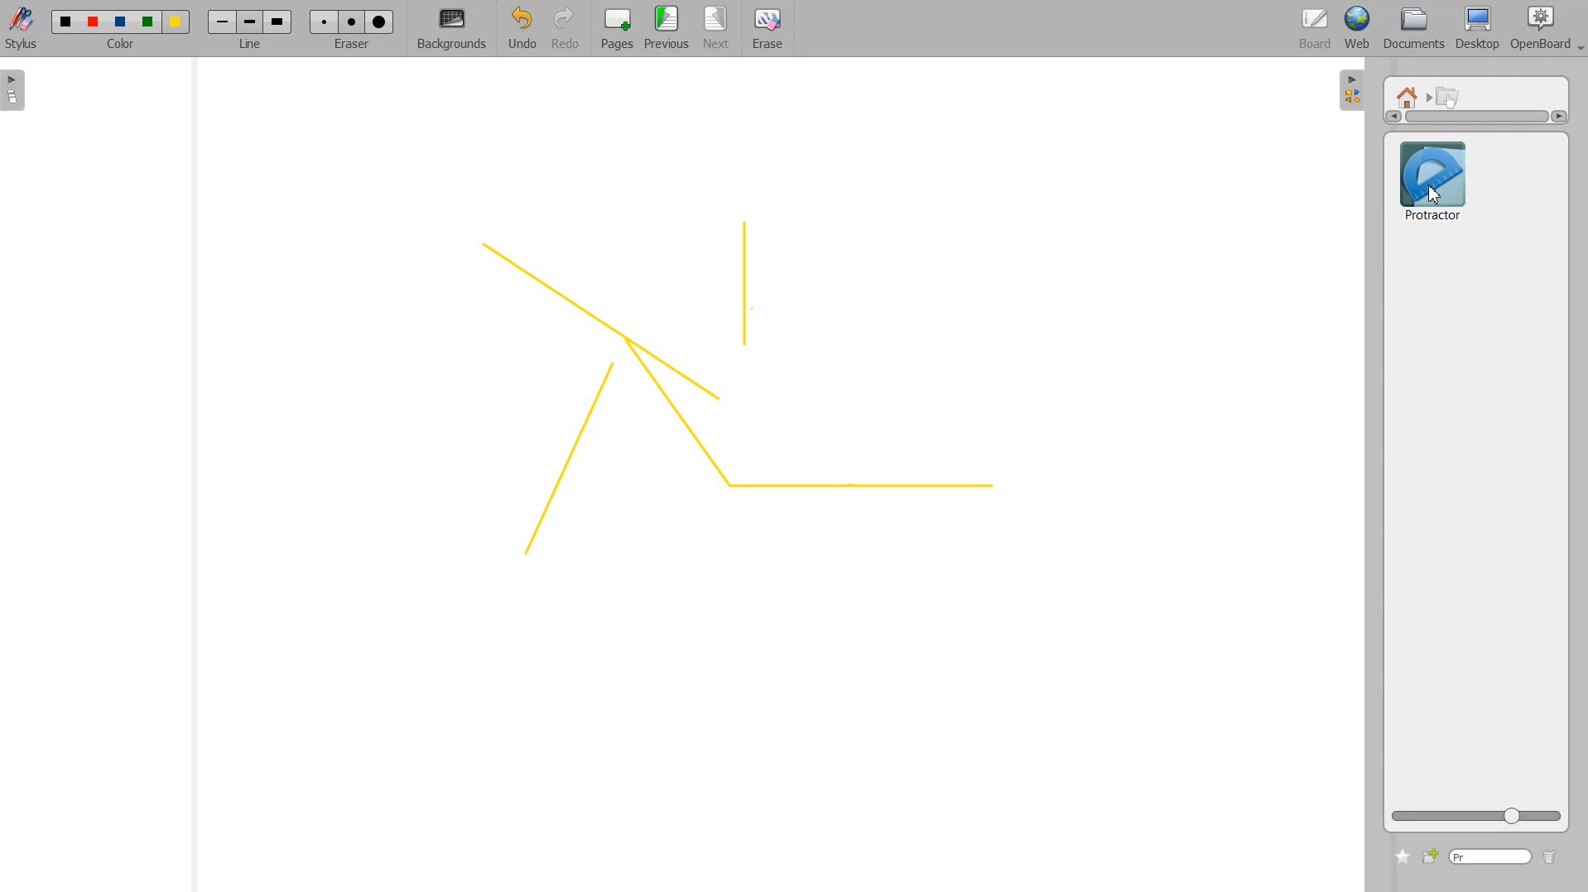  What do you see at coordinates (351, 22) in the screenshot?
I see `Erase` at bounding box center [351, 22].